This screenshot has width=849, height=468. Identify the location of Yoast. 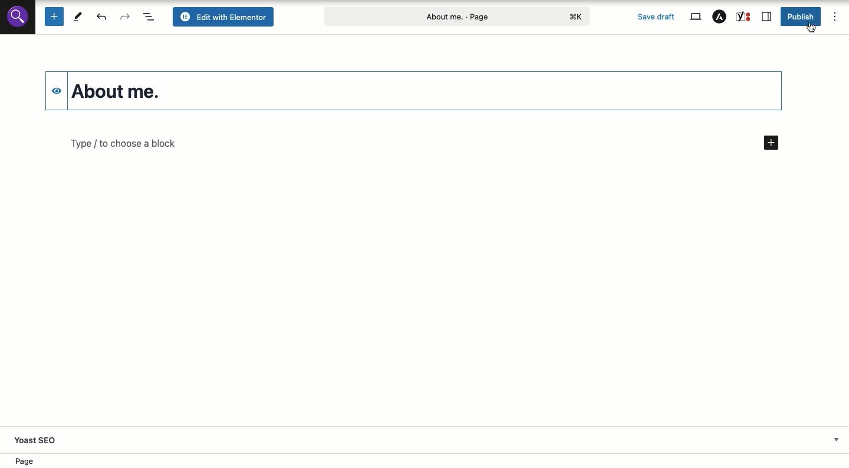
(743, 17).